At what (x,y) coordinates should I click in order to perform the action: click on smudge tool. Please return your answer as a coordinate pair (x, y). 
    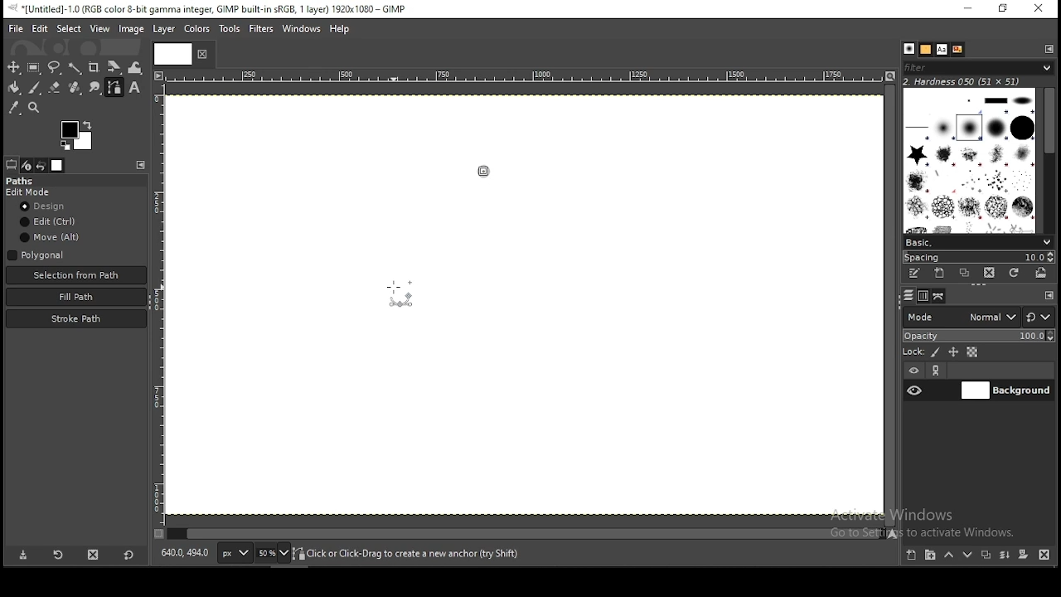
    Looking at the image, I should click on (95, 88).